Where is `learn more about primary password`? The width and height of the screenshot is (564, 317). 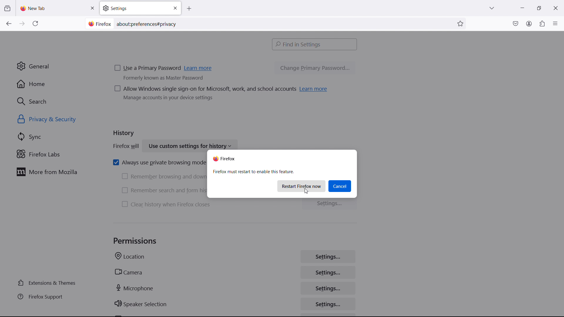
learn more about primary password is located at coordinates (199, 69).